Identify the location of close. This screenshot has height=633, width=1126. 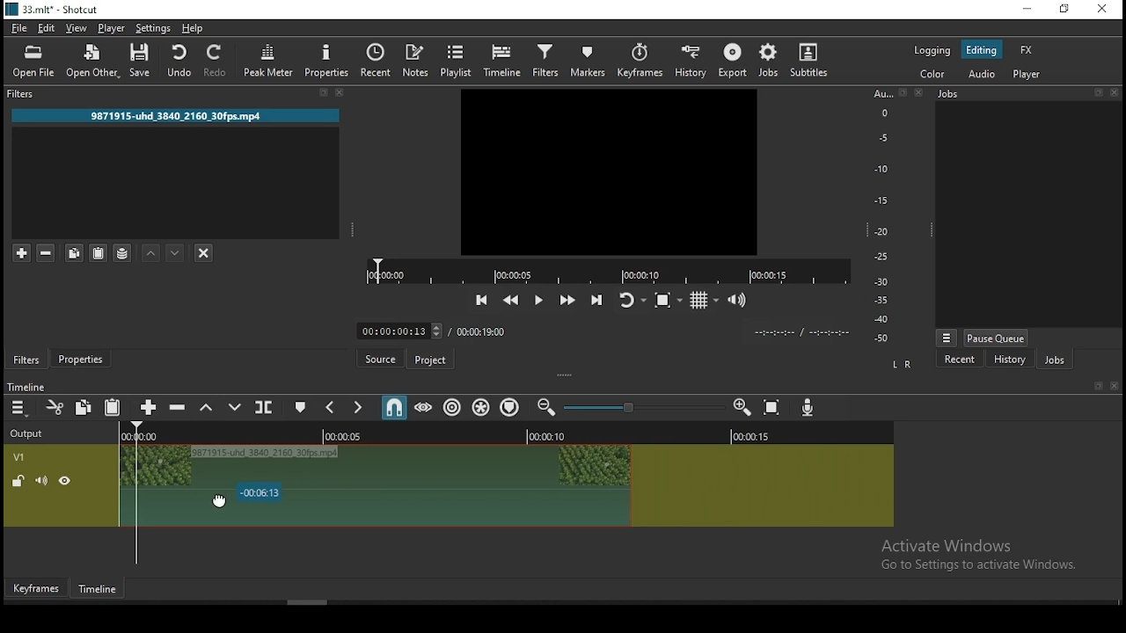
(1117, 386).